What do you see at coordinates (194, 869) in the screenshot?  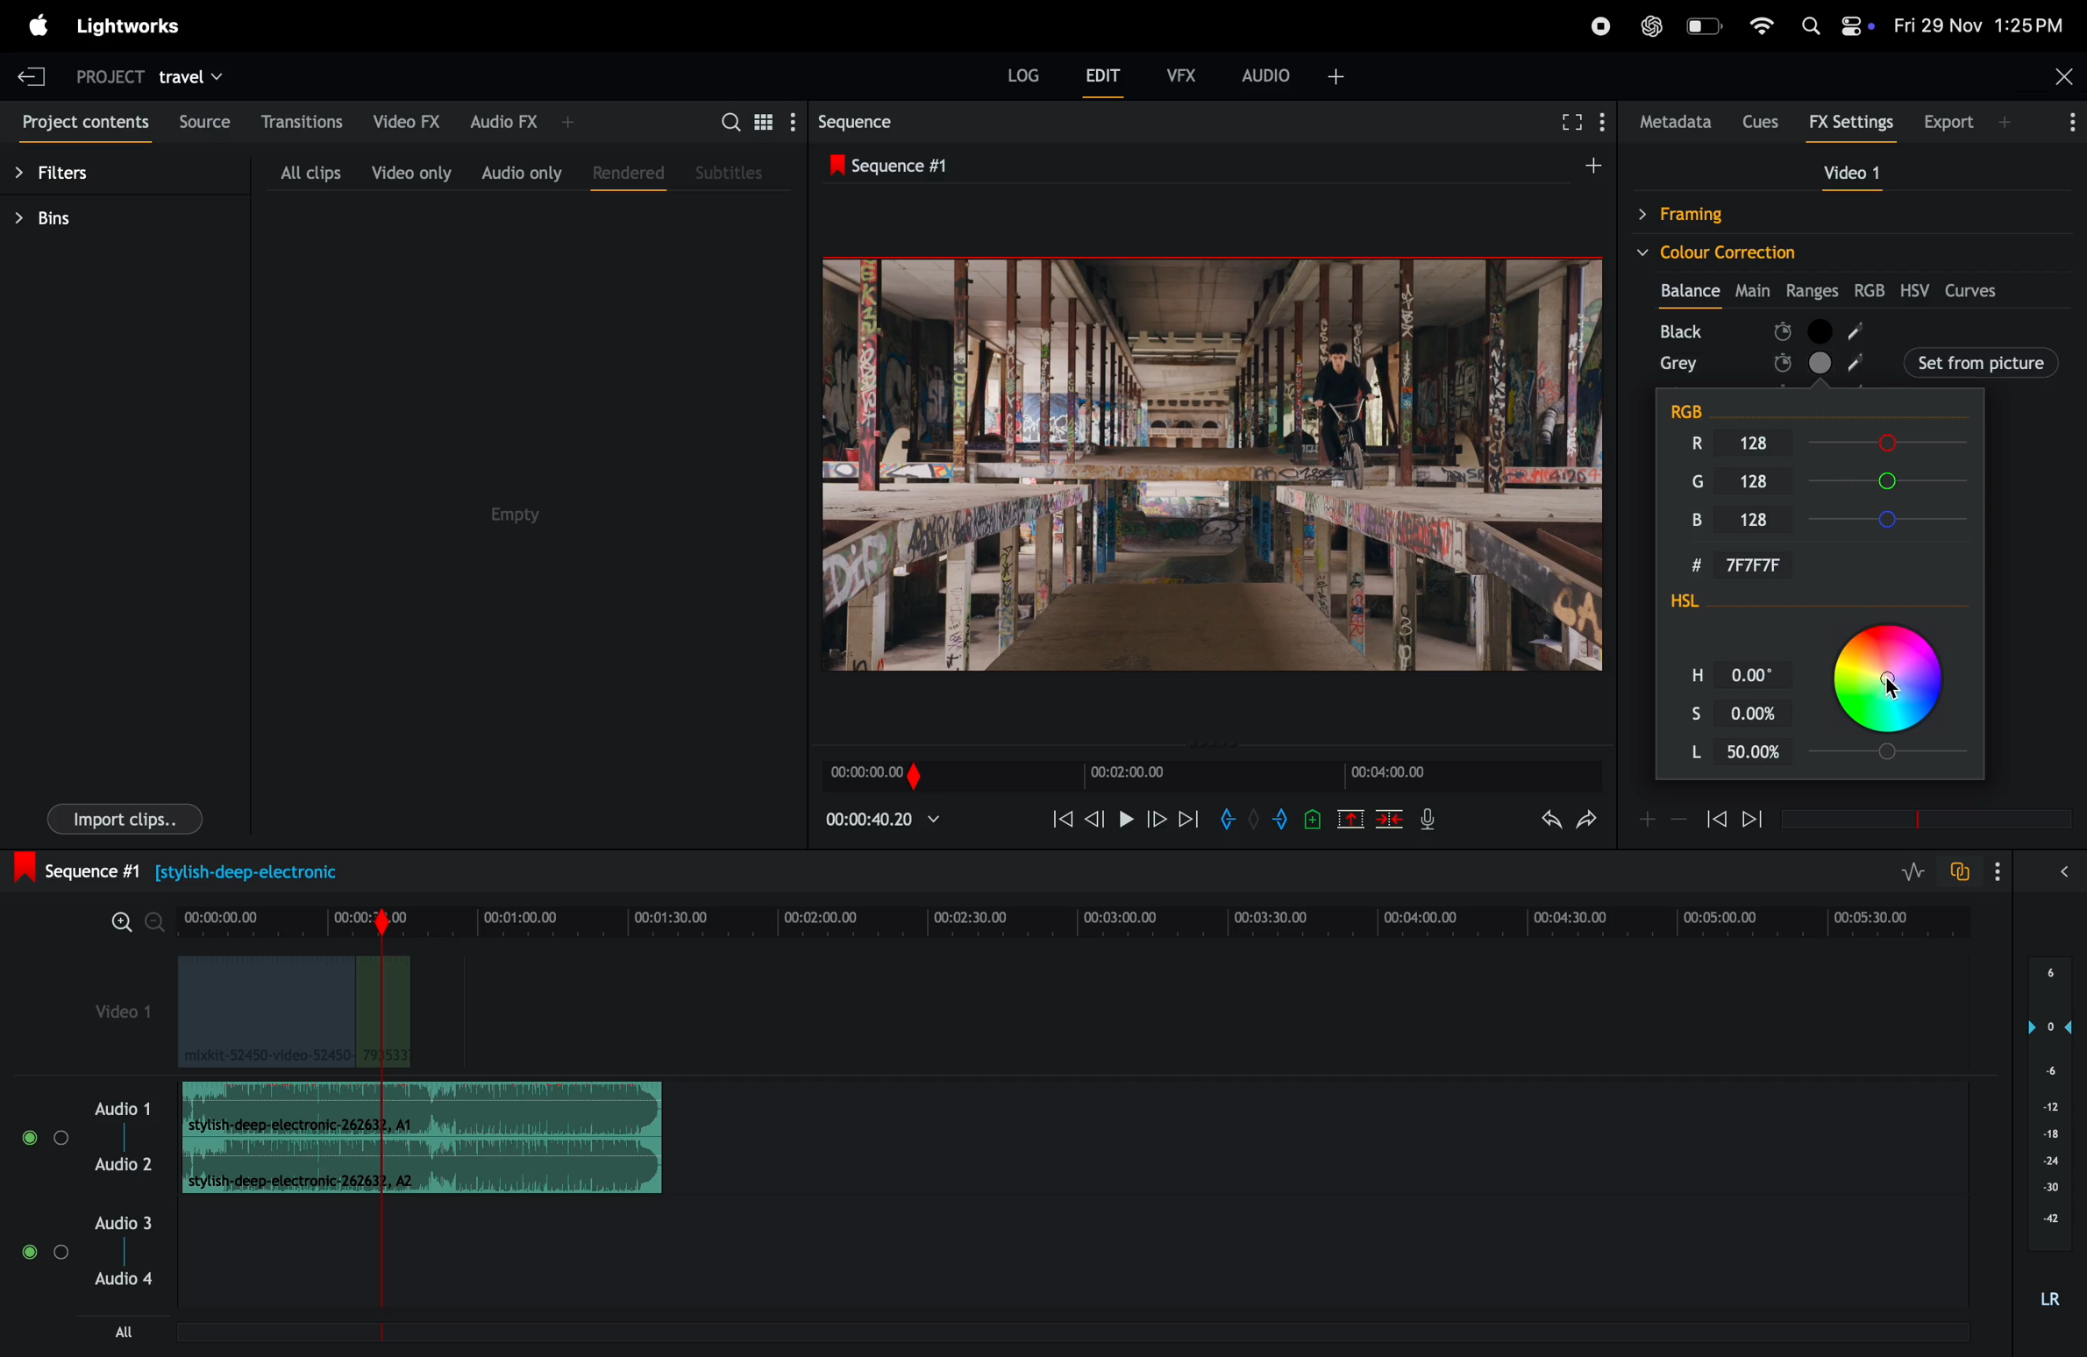 I see `sequence #1` at bounding box center [194, 869].